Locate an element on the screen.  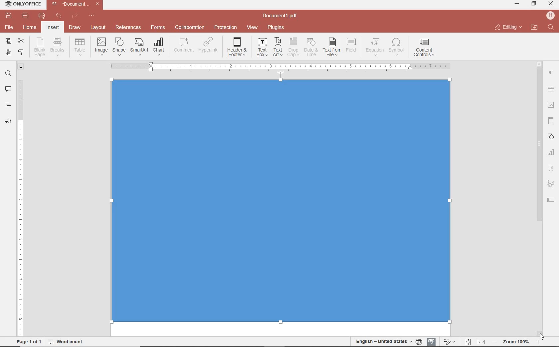
spell checking is located at coordinates (432, 342).